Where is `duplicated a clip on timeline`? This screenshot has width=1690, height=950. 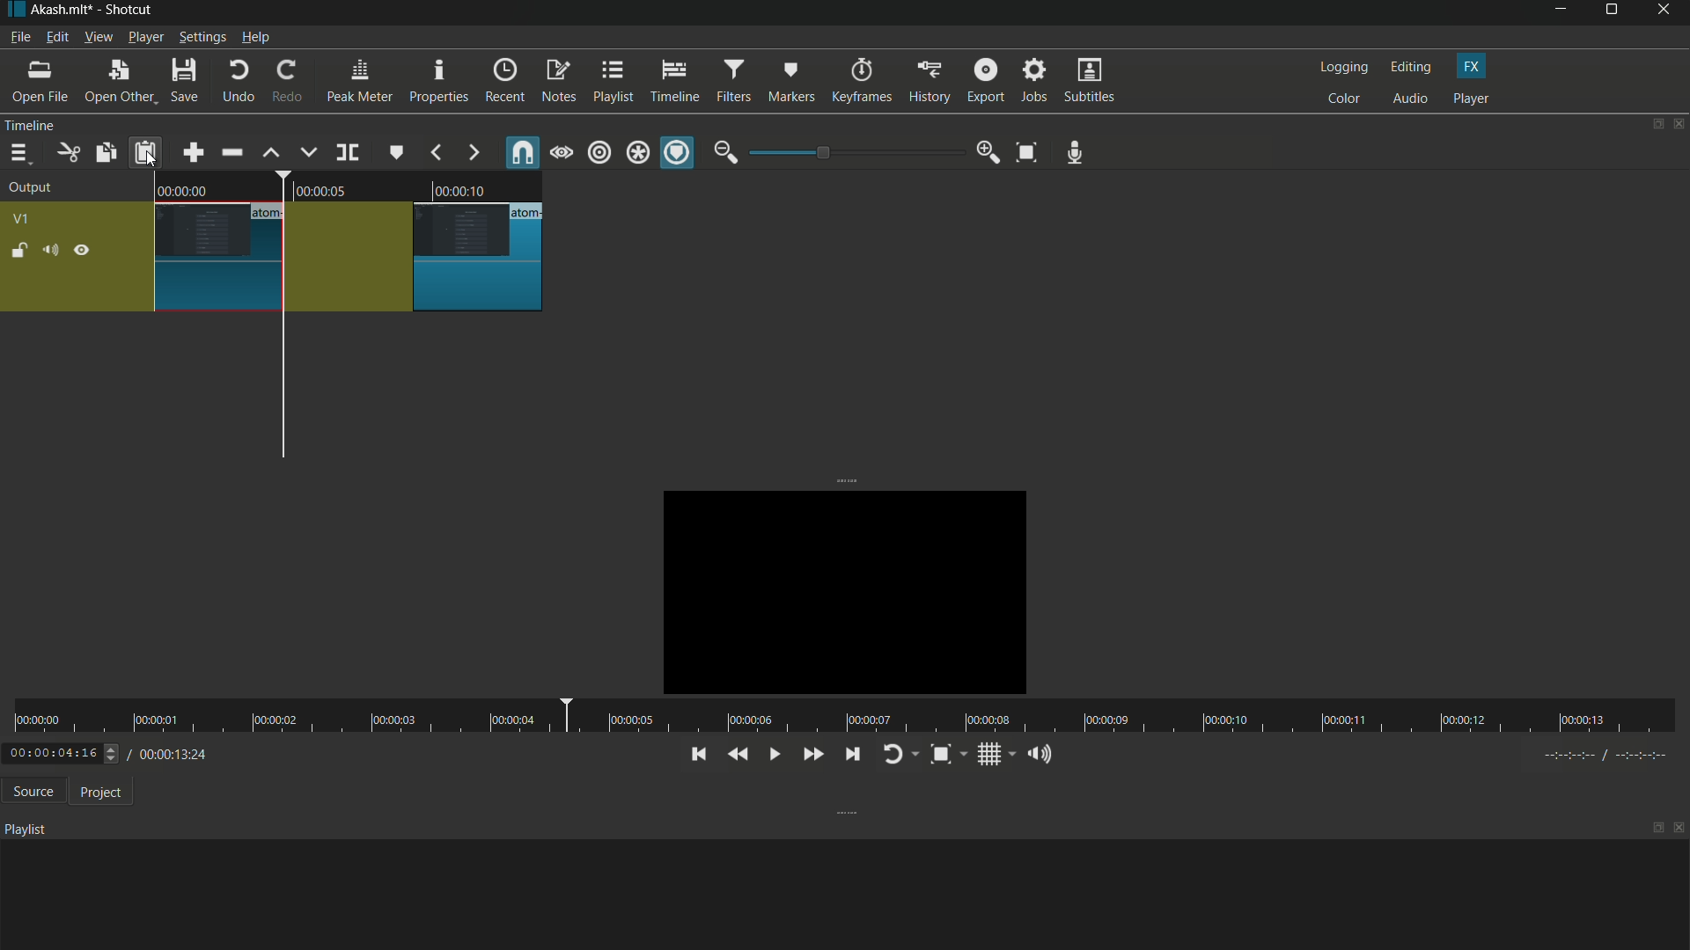 duplicated a clip on timeline is located at coordinates (414, 257).